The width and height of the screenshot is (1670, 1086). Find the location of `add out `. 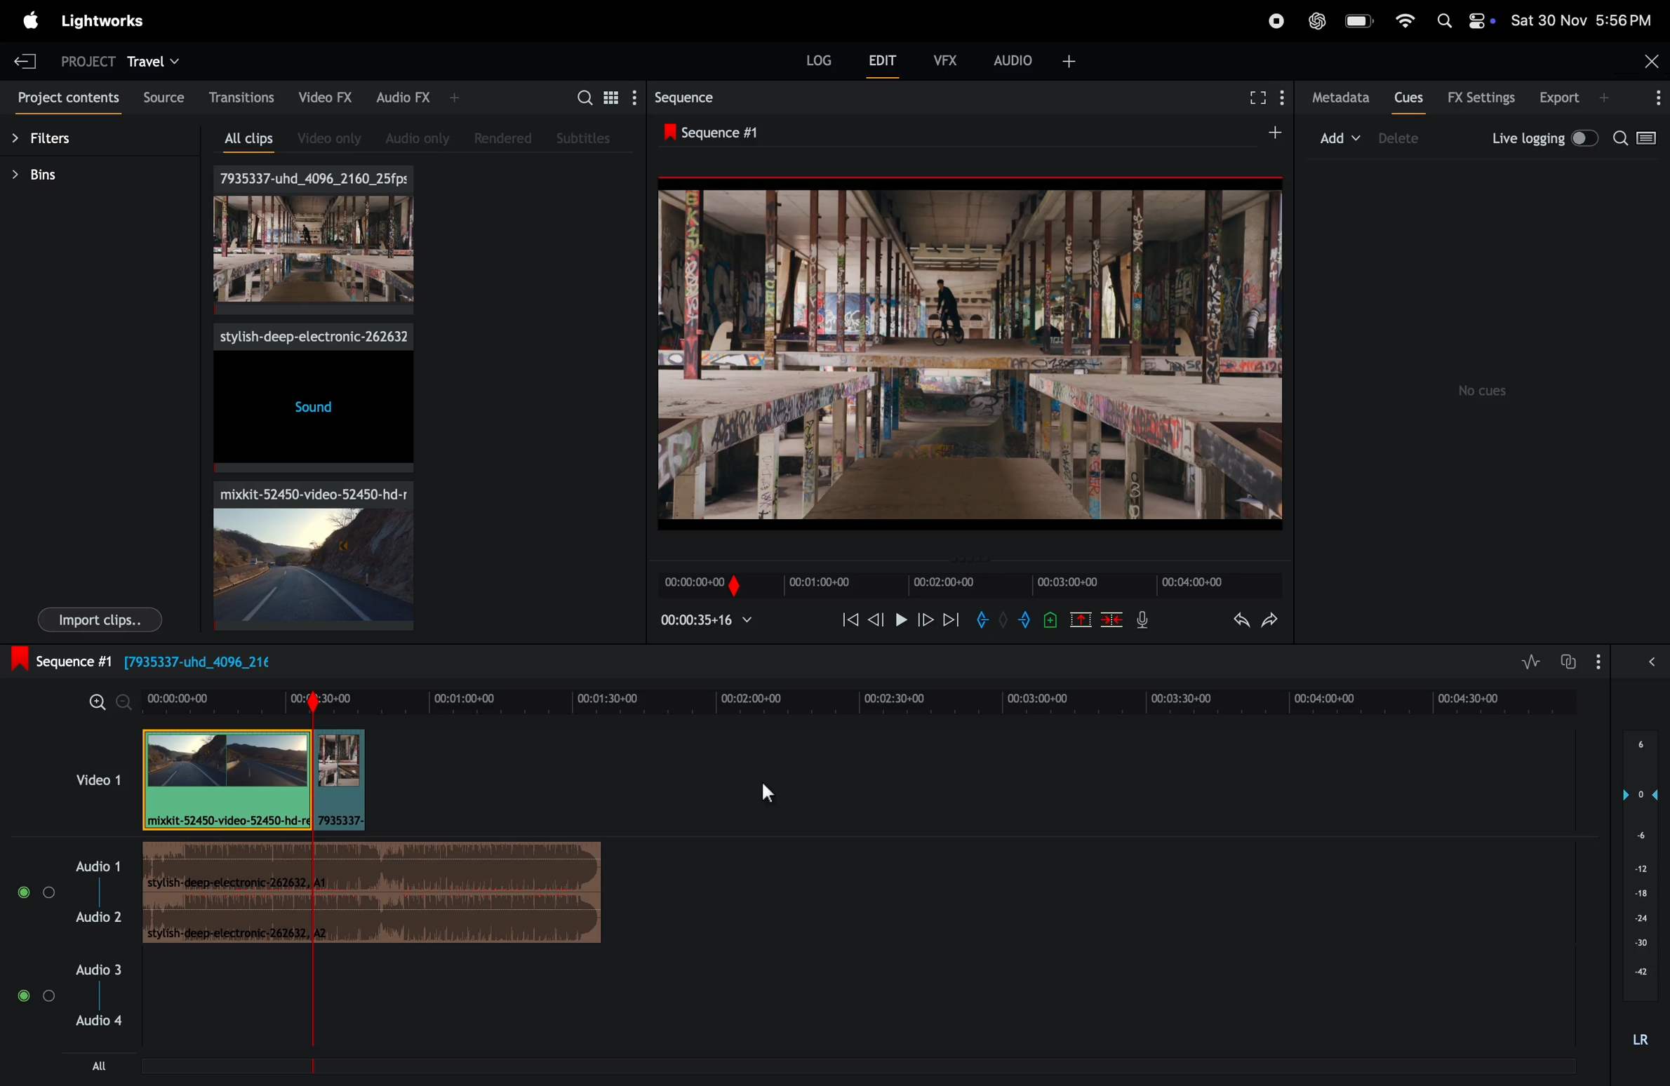

add out  is located at coordinates (1021, 622).